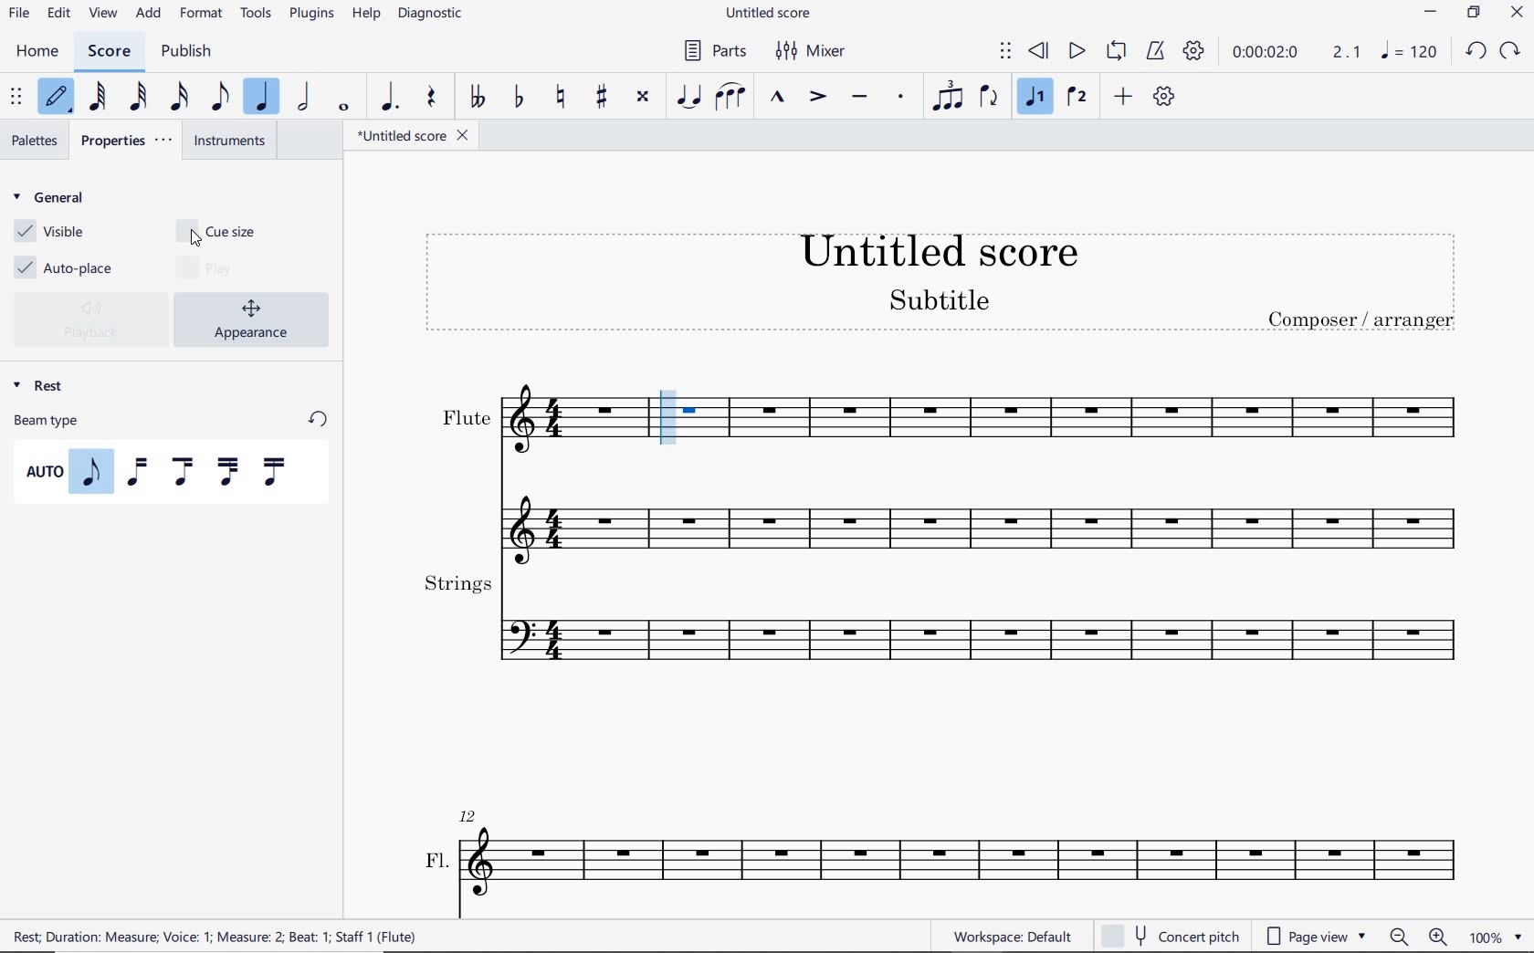  What do you see at coordinates (719, 51) in the screenshot?
I see `PARTS` at bounding box center [719, 51].